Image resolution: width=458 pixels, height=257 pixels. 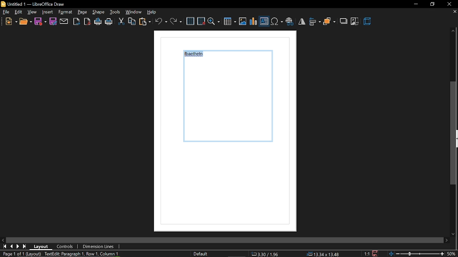 What do you see at coordinates (195, 55) in the screenshot?
I see `fbaethein` at bounding box center [195, 55].